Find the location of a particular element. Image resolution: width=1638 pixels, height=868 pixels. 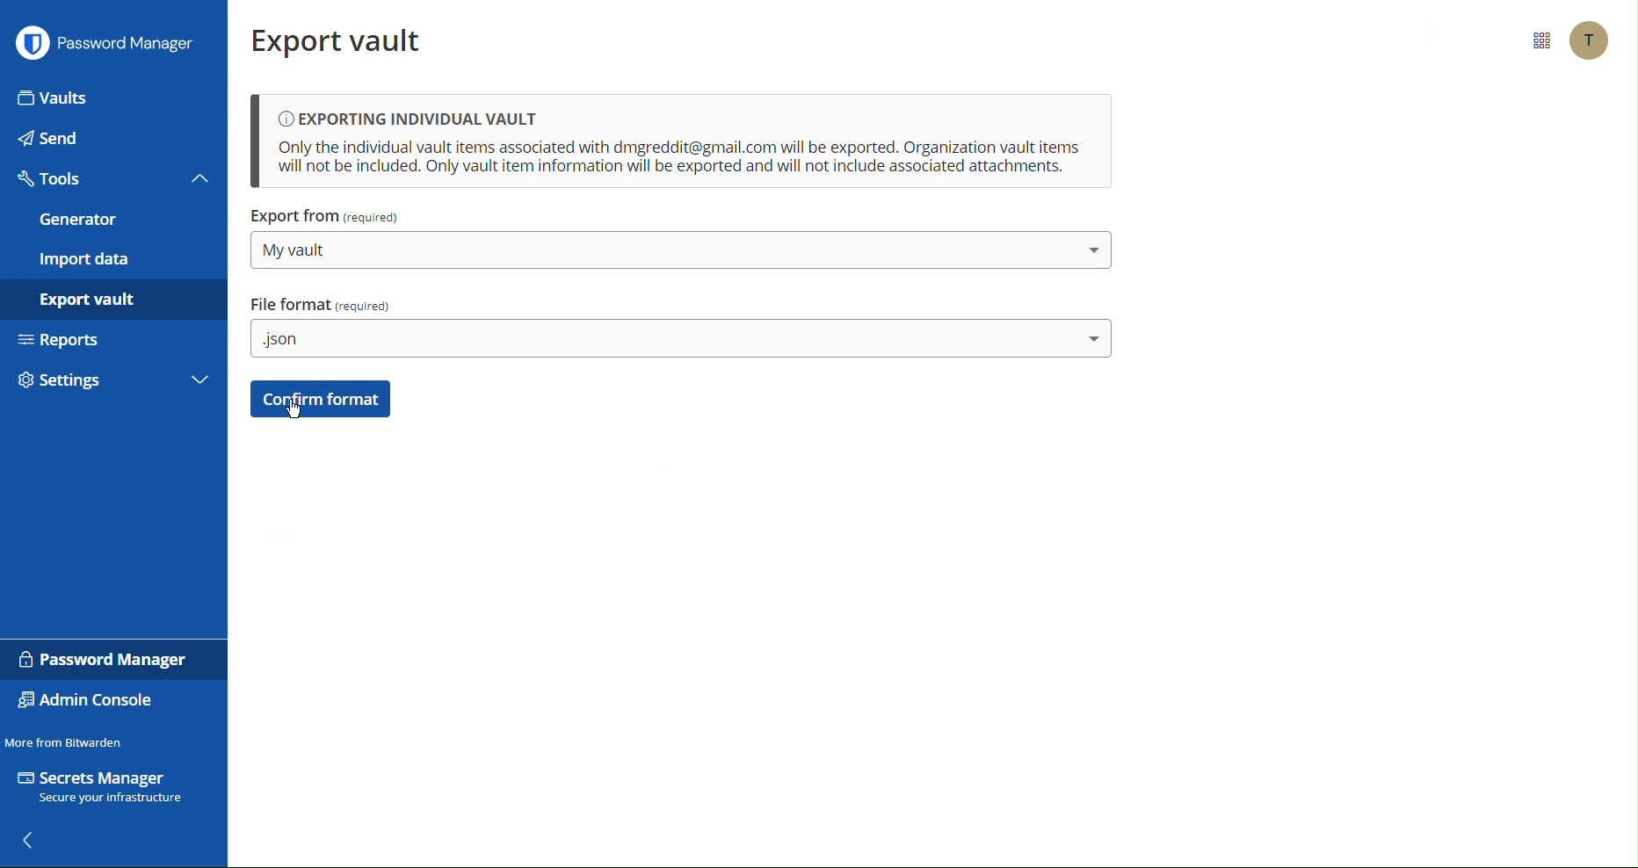

Admin Console is located at coordinates (92, 701).